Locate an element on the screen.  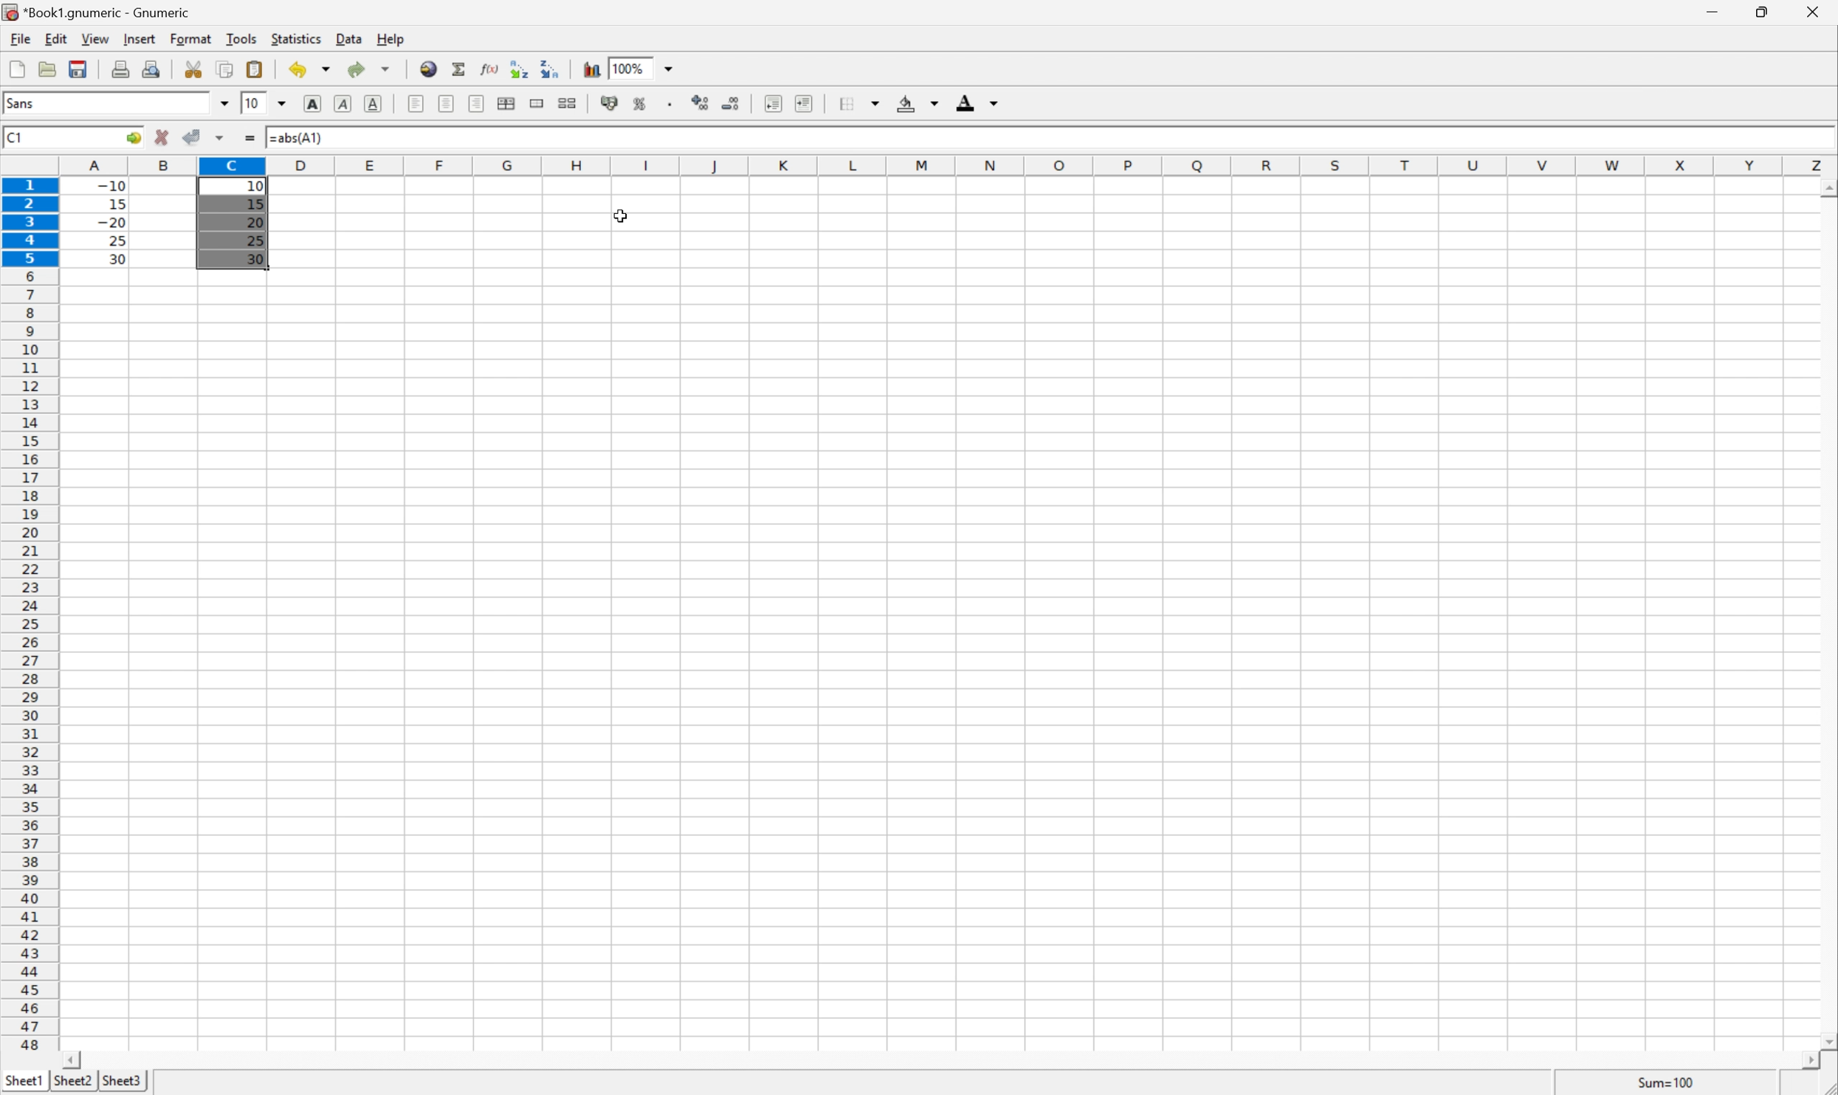
View is located at coordinates (95, 39).